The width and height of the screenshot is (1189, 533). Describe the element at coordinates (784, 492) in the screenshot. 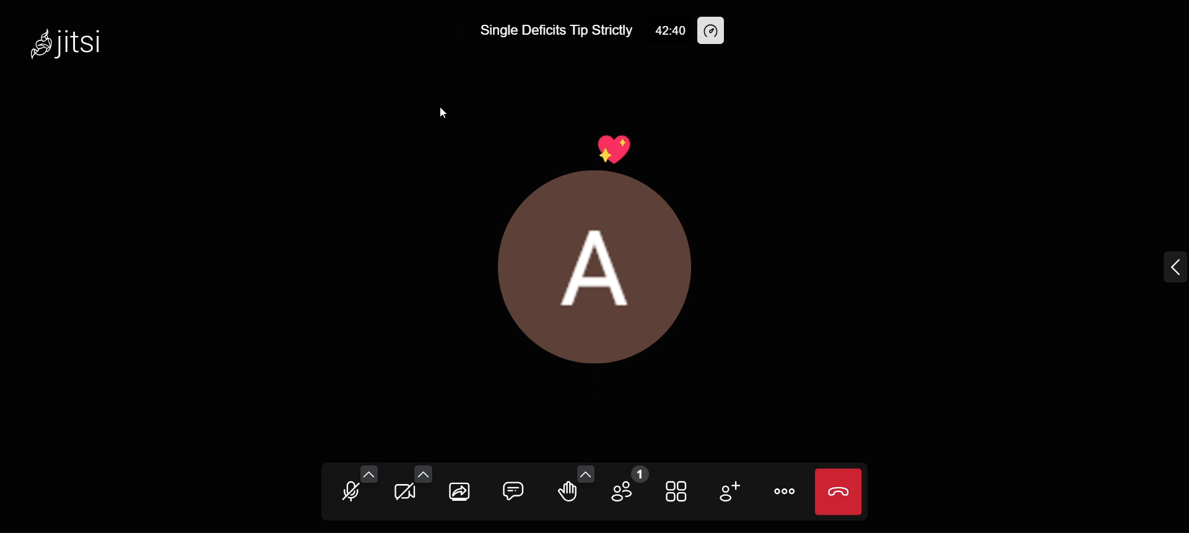

I see `more actions` at that location.